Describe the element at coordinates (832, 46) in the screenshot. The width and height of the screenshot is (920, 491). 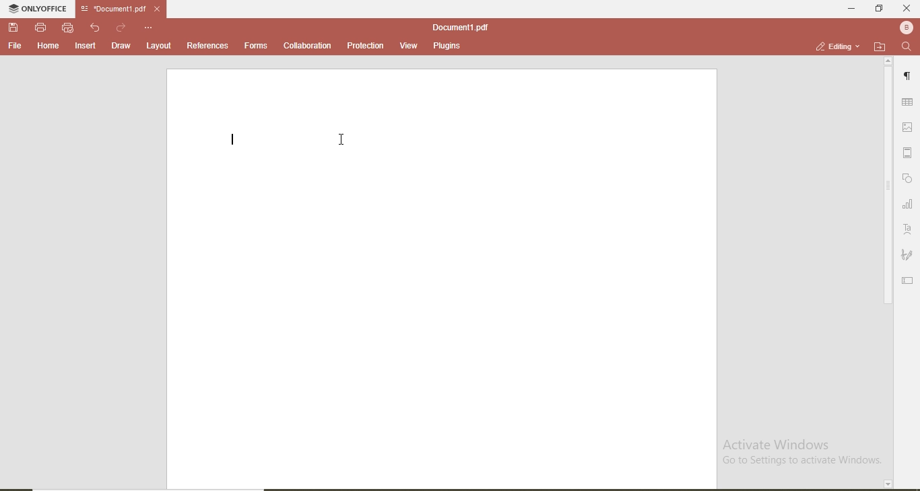
I see `editing` at that location.